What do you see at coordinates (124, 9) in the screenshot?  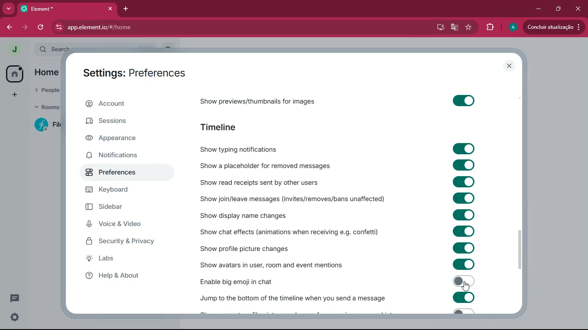 I see `add tab` at bounding box center [124, 9].